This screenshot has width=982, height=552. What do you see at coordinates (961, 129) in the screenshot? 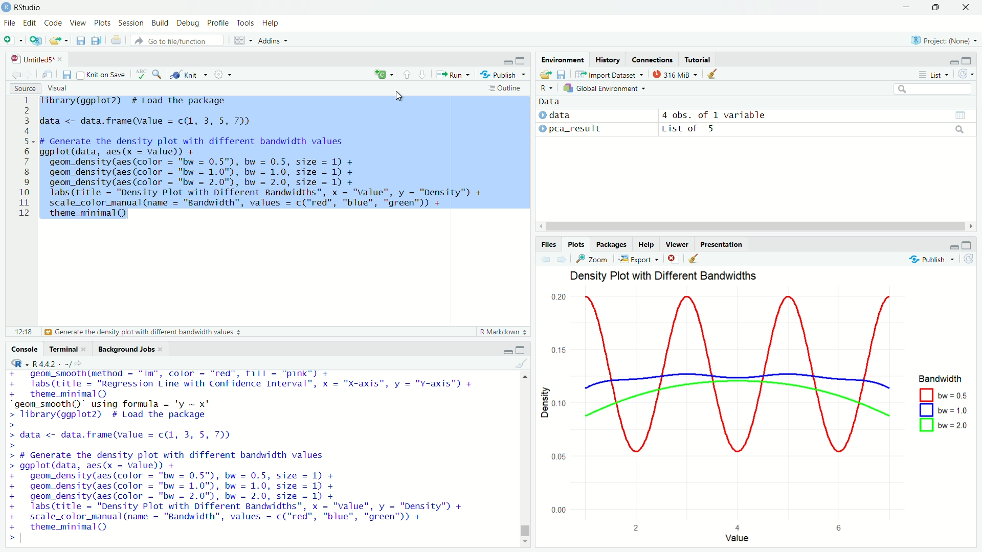
I see `search` at bounding box center [961, 129].